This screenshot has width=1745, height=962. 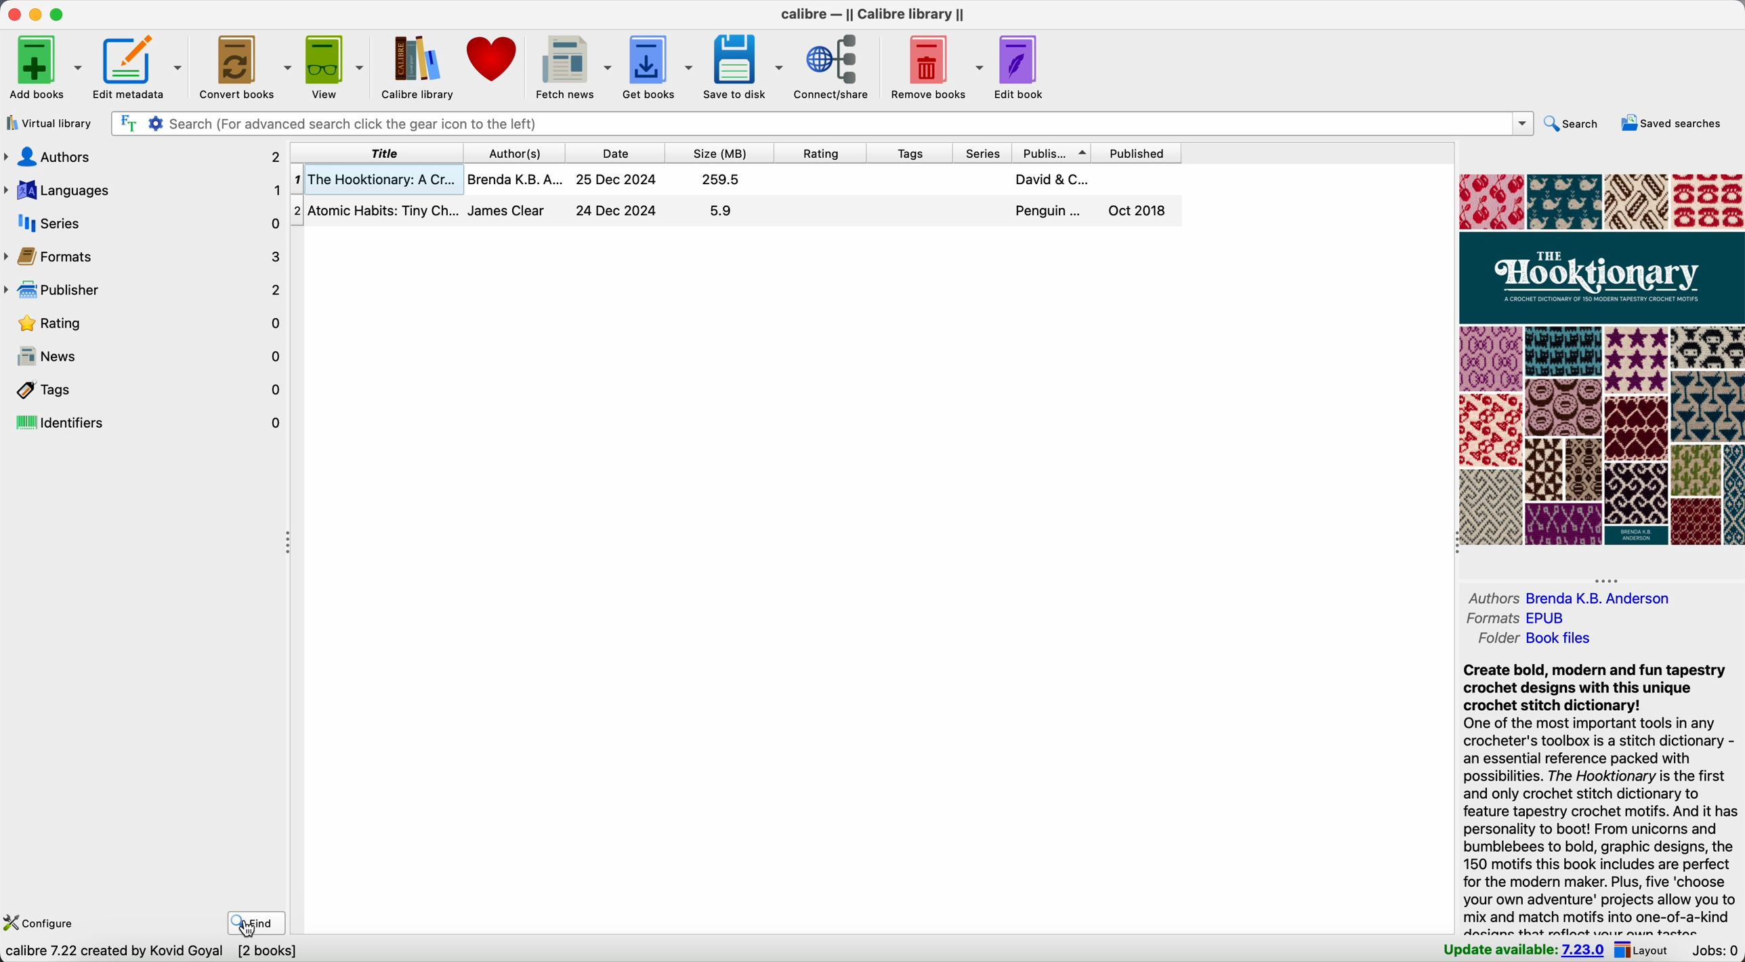 What do you see at coordinates (515, 152) in the screenshot?
I see `author(s)` at bounding box center [515, 152].